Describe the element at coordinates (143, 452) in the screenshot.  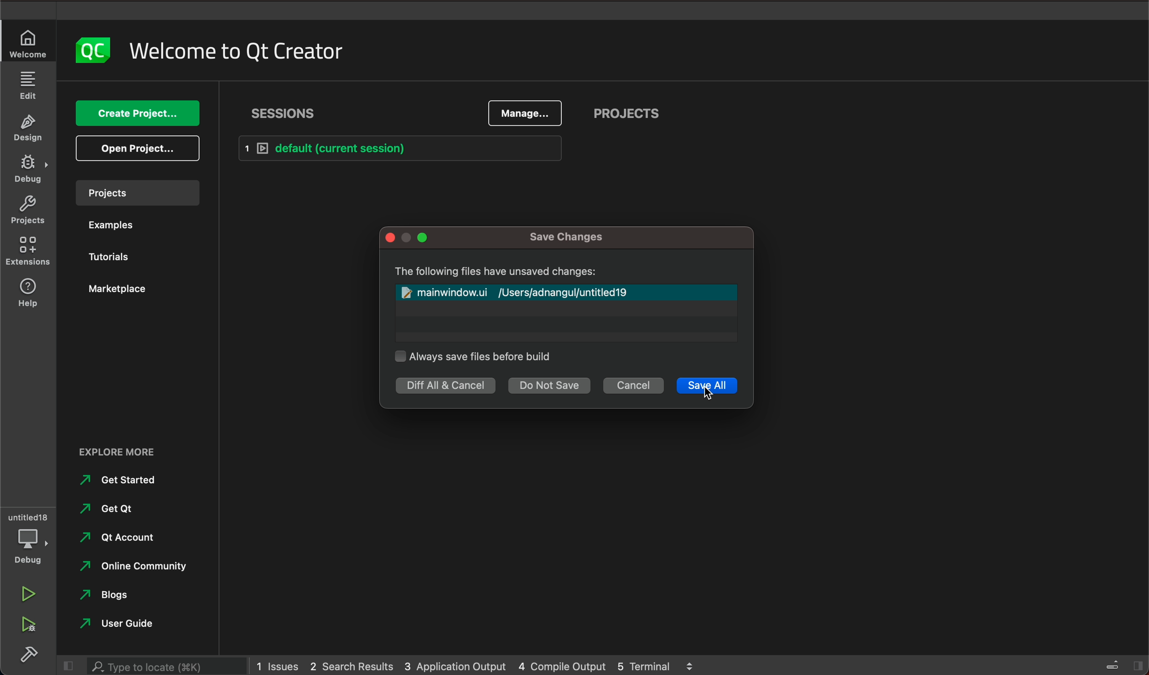
I see `external links` at that location.